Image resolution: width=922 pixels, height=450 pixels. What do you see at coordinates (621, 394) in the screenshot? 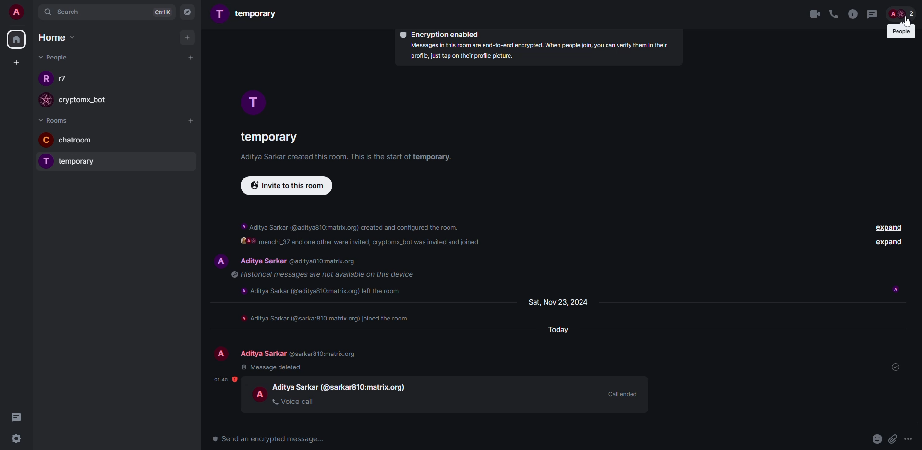
I see `call ended` at bounding box center [621, 394].